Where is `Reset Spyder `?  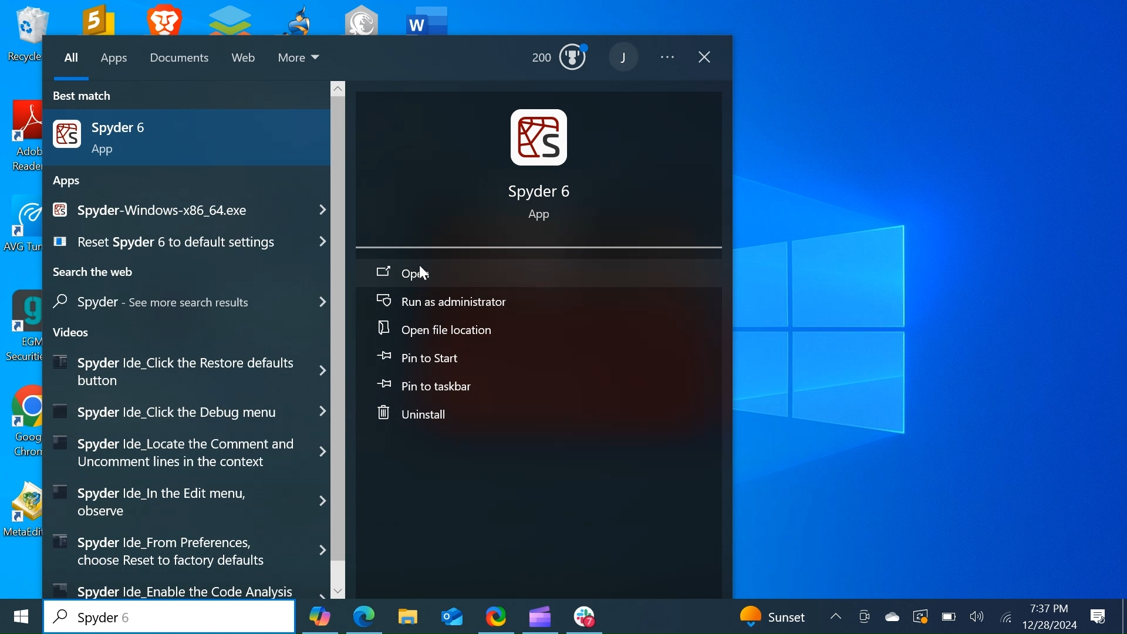 Reset Spyder  is located at coordinates (185, 242).